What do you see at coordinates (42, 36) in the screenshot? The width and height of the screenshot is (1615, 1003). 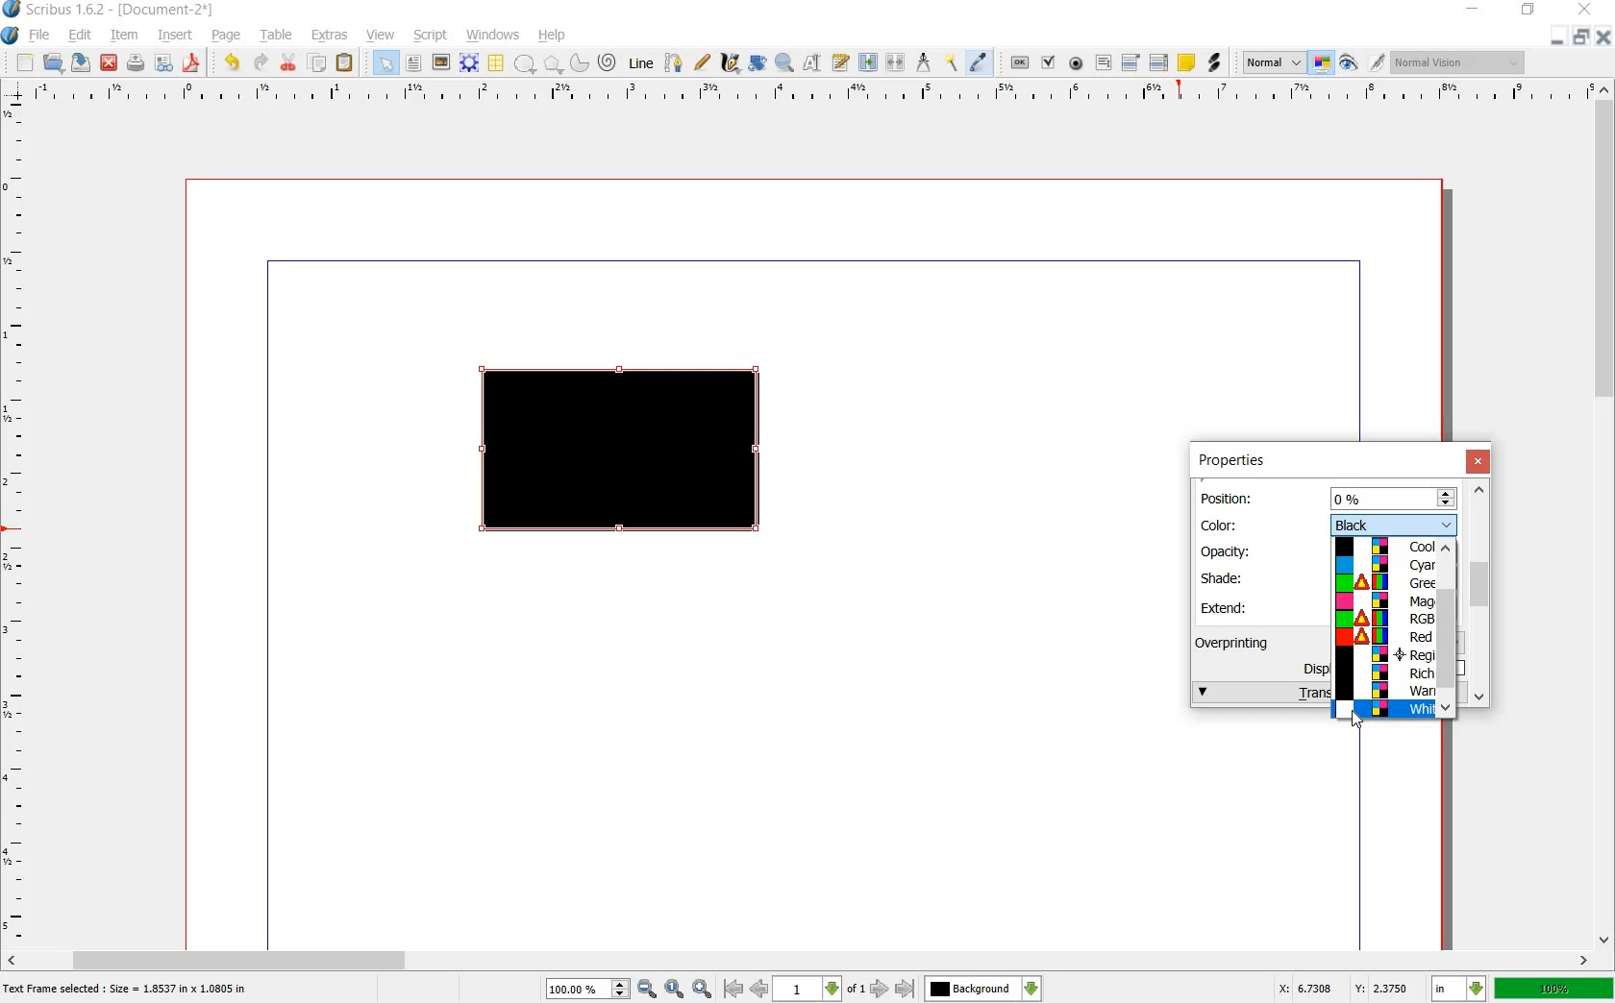 I see `file` at bounding box center [42, 36].